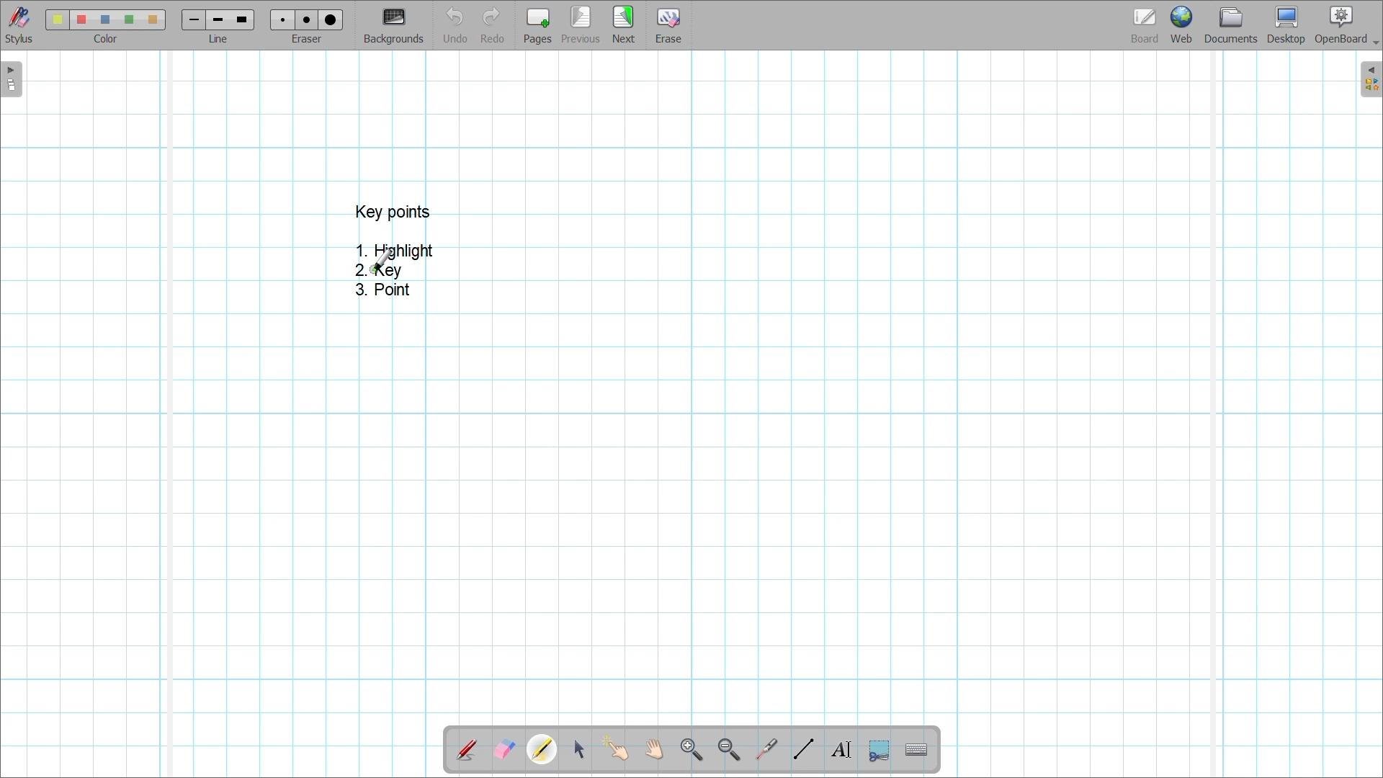 Image resolution: width=1383 pixels, height=778 pixels. Describe the element at coordinates (730, 751) in the screenshot. I see `Zoom out` at that location.